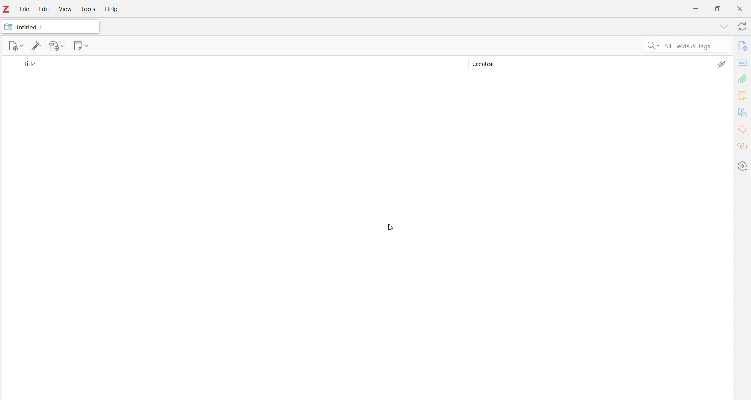 This screenshot has height=400, width=751. I want to click on Refresh, so click(740, 28).